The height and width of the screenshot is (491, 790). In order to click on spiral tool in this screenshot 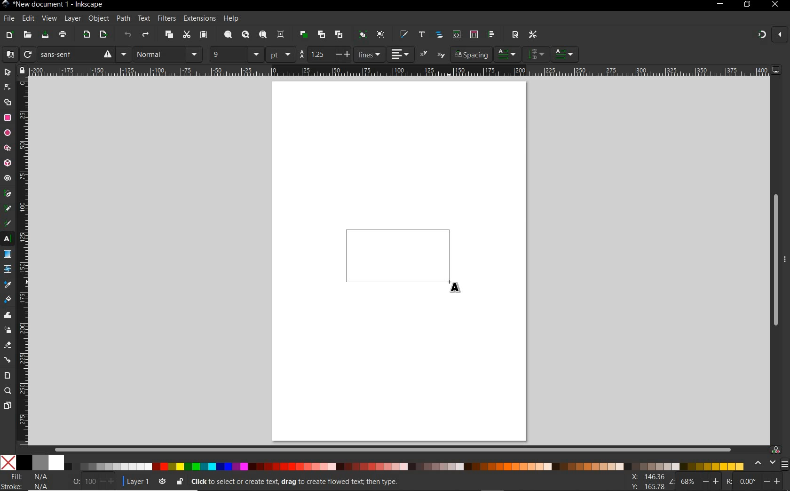, I will do `click(8, 179)`.